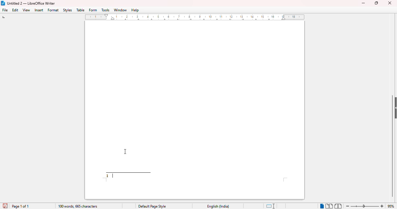 This screenshot has width=397, height=209. I want to click on window, so click(120, 10).